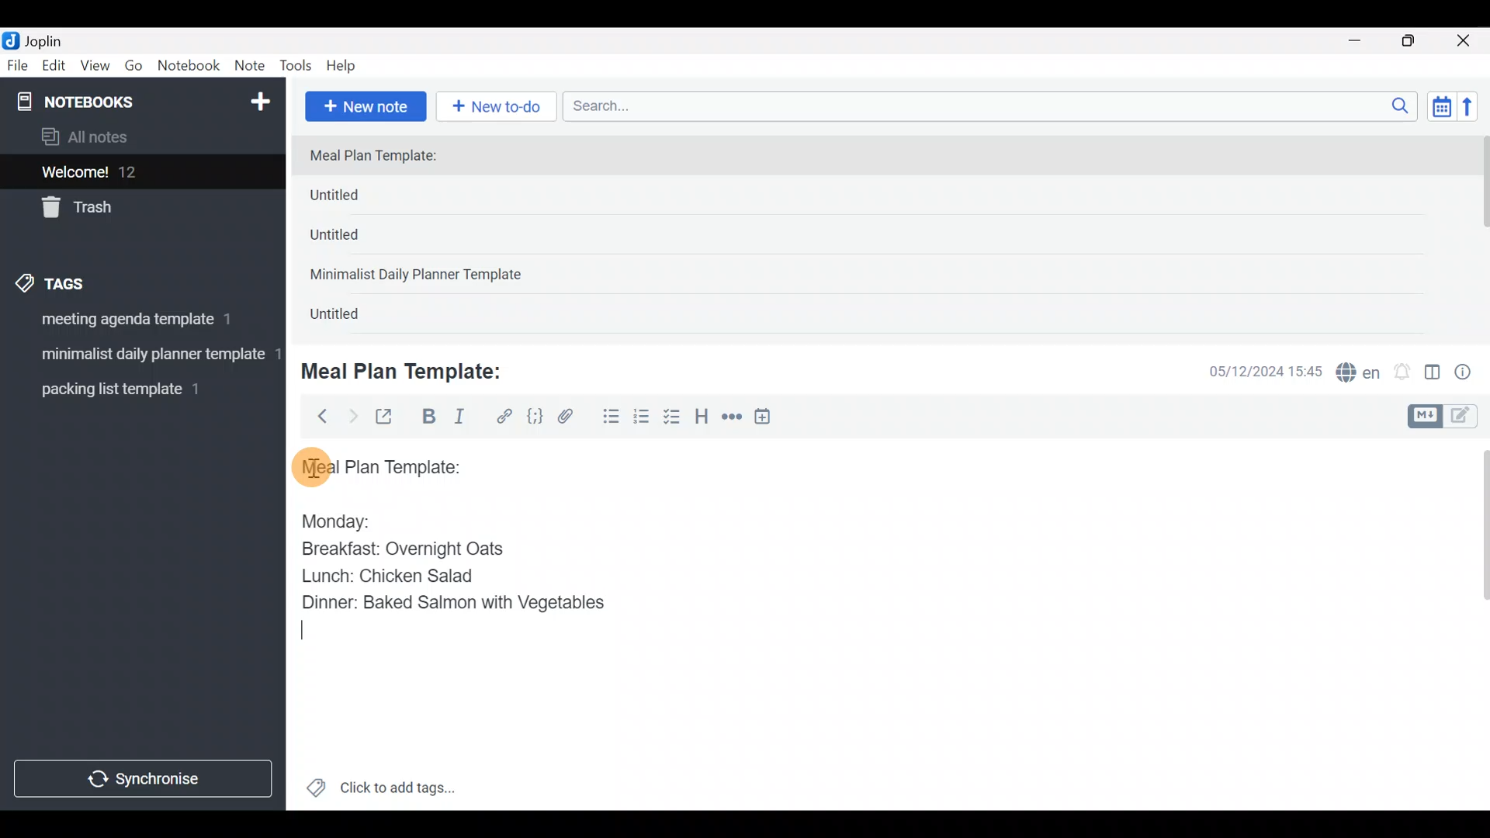  What do you see at coordinates (1359, 374) in the screenshot?
I see `Spelling` at bounding box center [1359, 374].